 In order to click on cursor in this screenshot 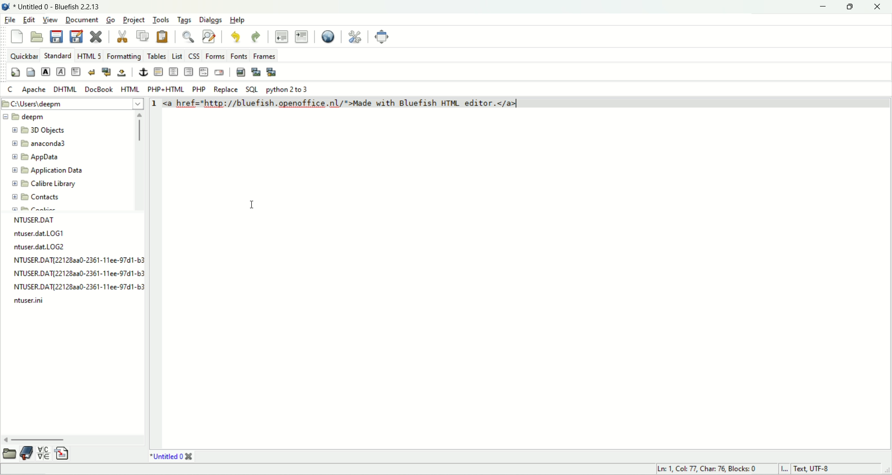, I will do `click(251, 204)`.